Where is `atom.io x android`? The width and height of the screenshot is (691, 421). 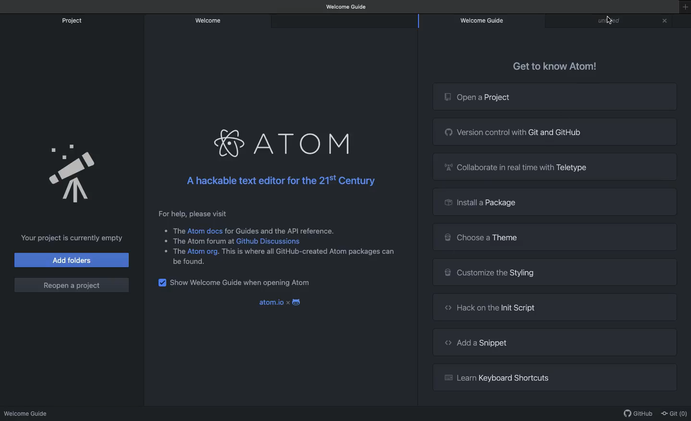
atom.io x android is located at coordinates (280, 302).